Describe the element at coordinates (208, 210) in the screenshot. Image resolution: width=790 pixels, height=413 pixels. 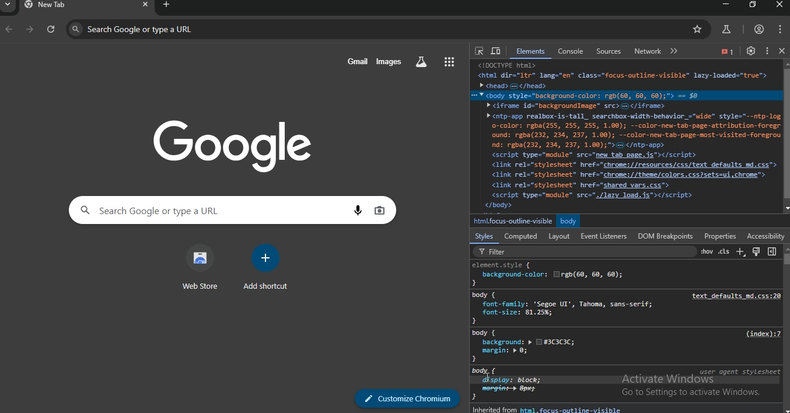
I see `search google or type a URL` at that location.